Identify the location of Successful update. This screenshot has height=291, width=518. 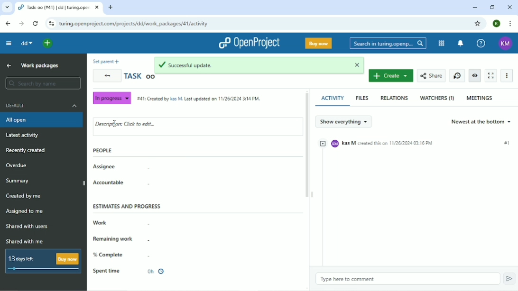
(260, 65).